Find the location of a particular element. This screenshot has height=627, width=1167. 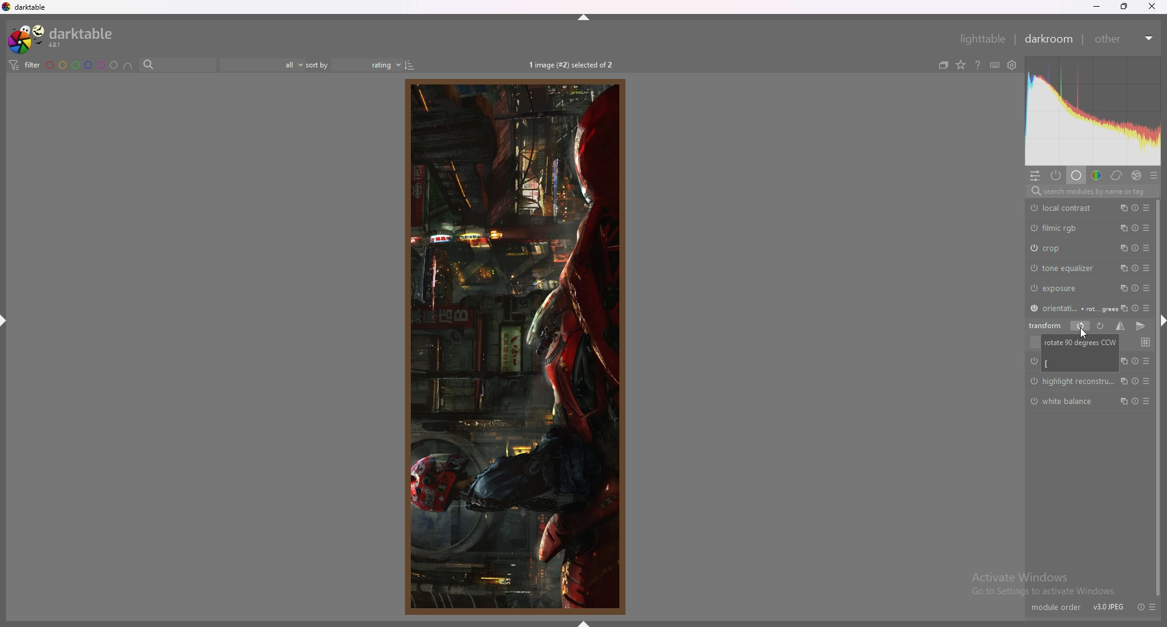

lighttable is located at coordinates (979, 38).